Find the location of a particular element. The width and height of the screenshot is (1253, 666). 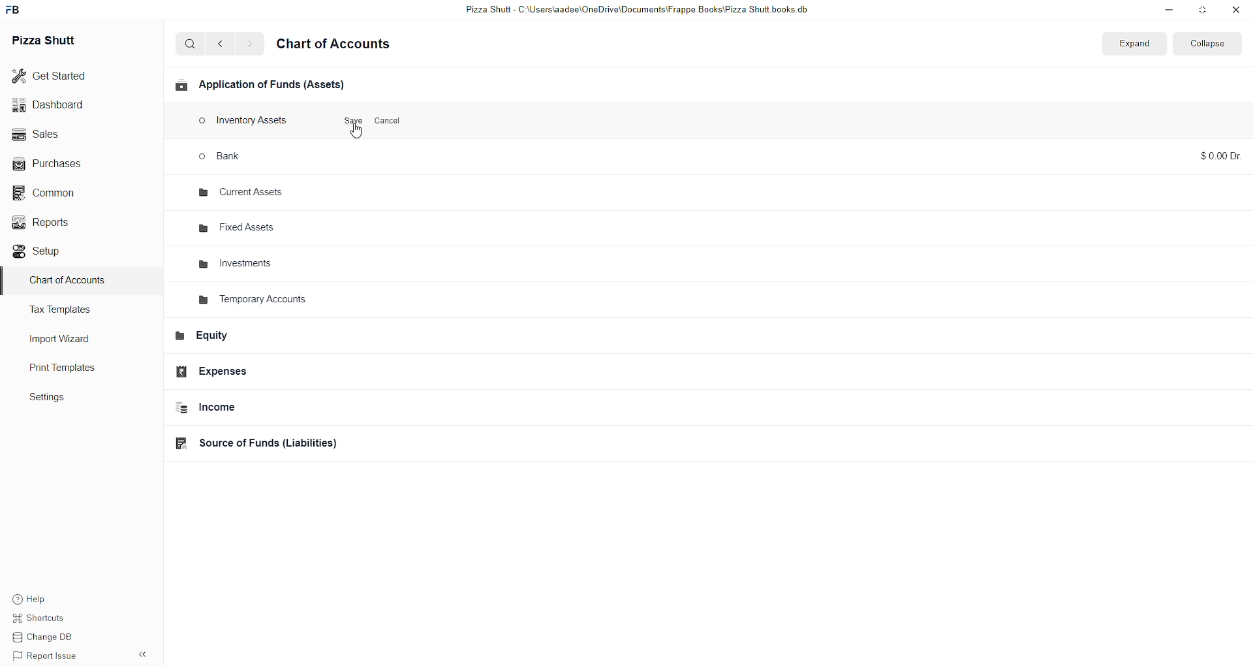

settings  is located at coordinates (59, 400).